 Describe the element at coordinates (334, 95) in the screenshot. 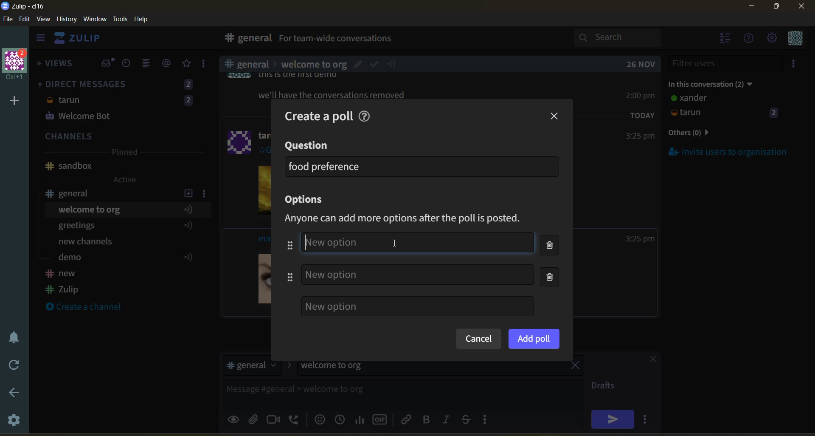

I see `` at that location.